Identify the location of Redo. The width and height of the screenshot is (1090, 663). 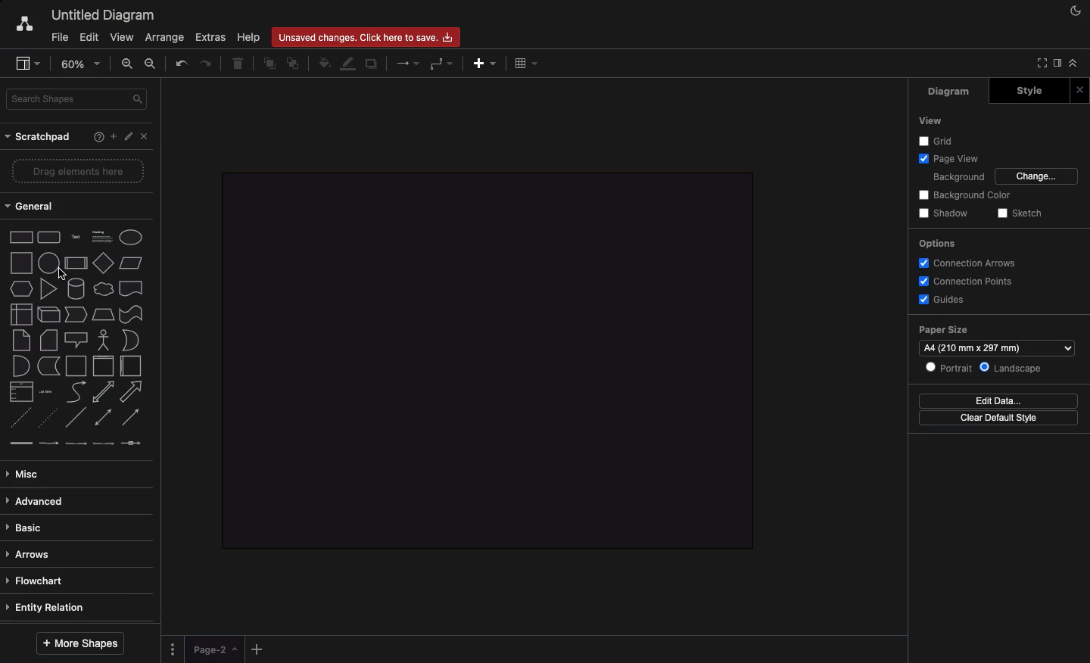
(206, 64).